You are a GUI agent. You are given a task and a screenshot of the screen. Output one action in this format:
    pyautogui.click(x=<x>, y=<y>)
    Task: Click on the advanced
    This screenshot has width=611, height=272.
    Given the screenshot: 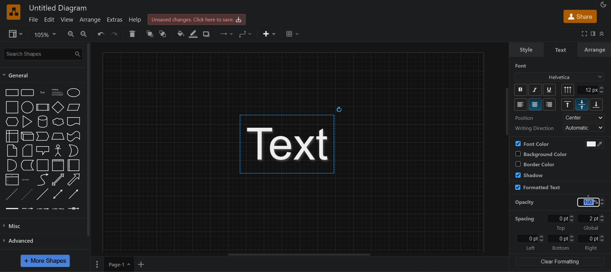 What is the action you would take?
    pyautogui.click(x=42, y=240)
    